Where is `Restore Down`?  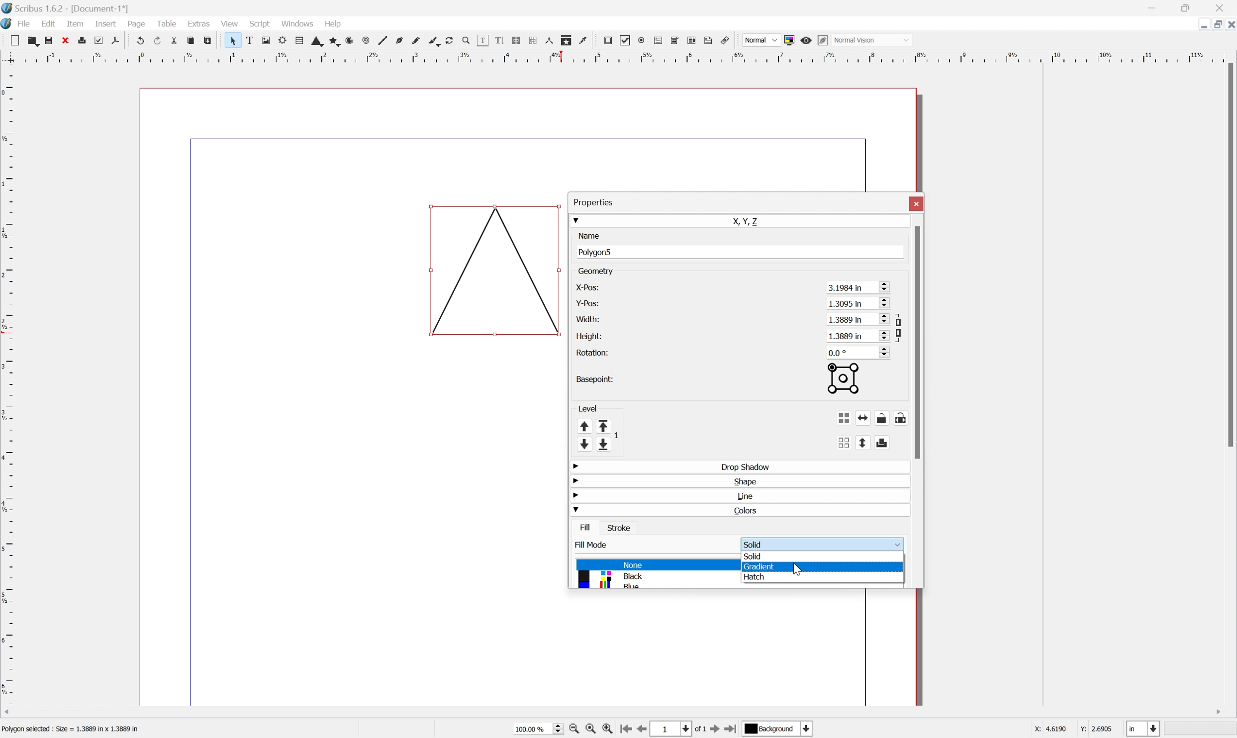 Restore Down is located at coordinates (1189, 7).